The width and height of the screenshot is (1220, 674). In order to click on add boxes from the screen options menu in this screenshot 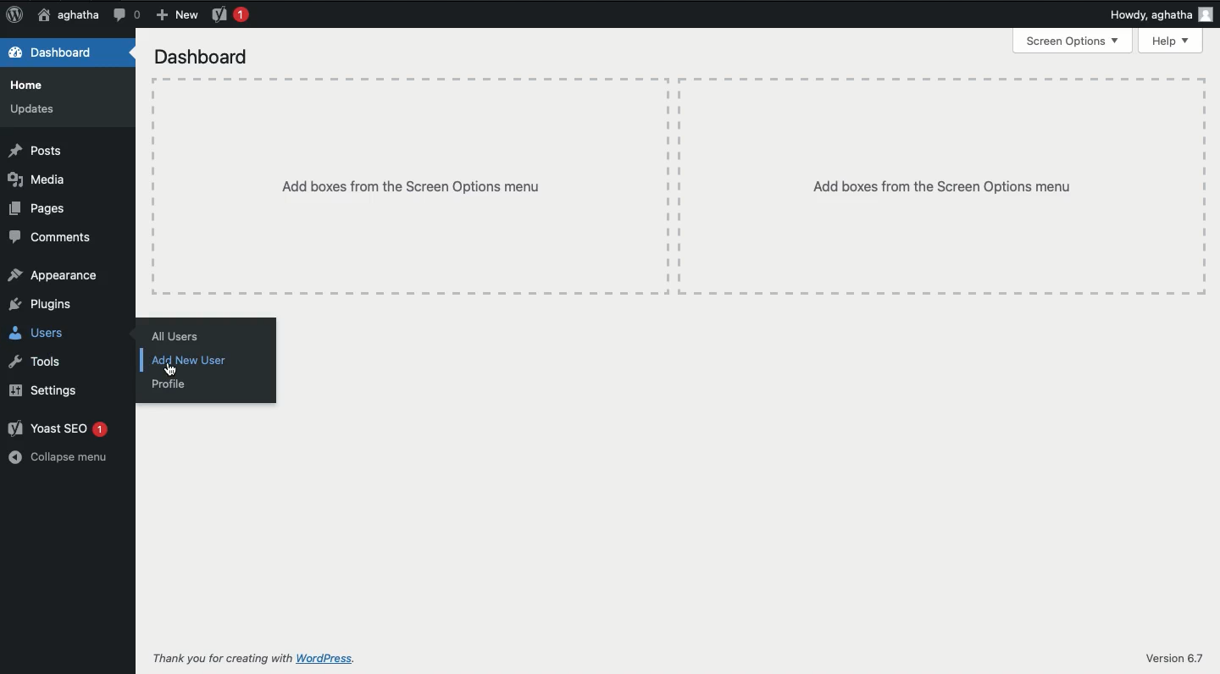, I will do `click(940, 185)`.